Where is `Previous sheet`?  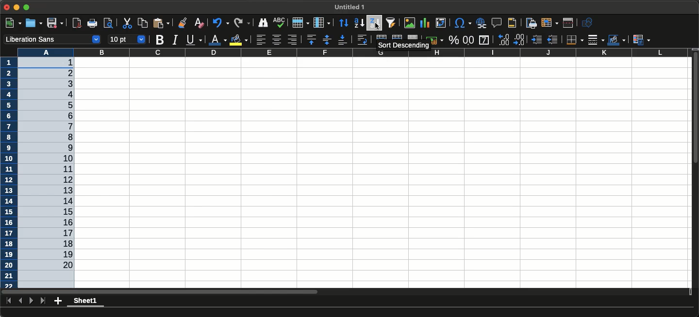
Previous sheet is located at coordinates (21, 301).